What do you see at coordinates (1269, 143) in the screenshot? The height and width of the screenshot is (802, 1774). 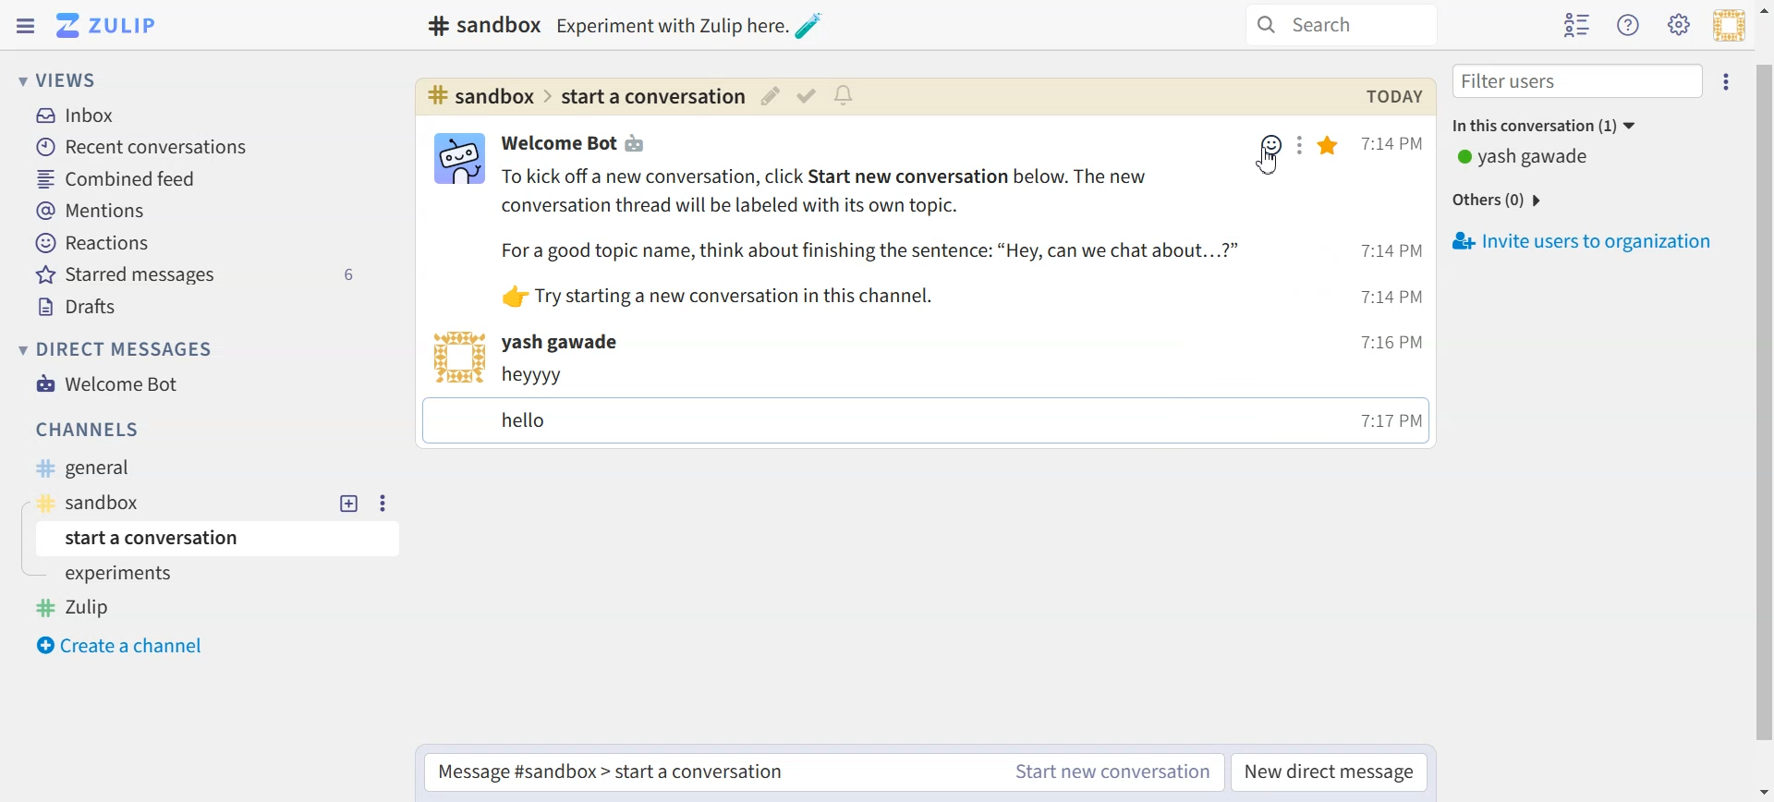 I see `Emoji` at bounding box center [1269, 143].